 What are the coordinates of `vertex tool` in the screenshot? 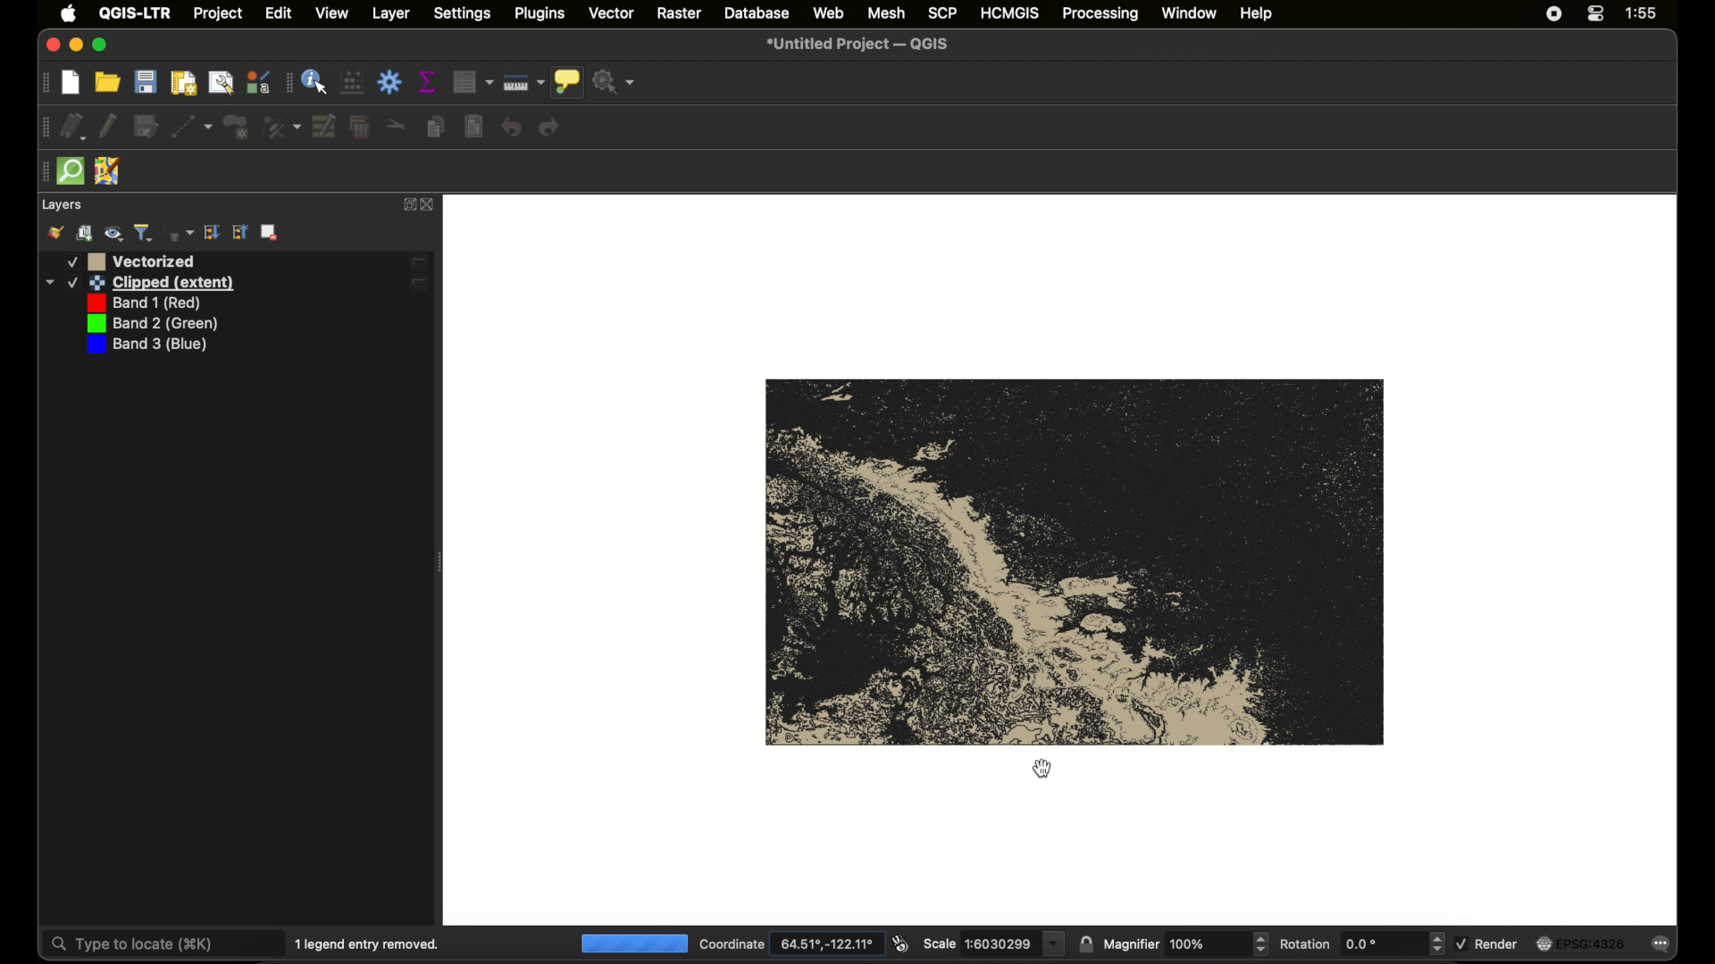 It's located at (280, 128).